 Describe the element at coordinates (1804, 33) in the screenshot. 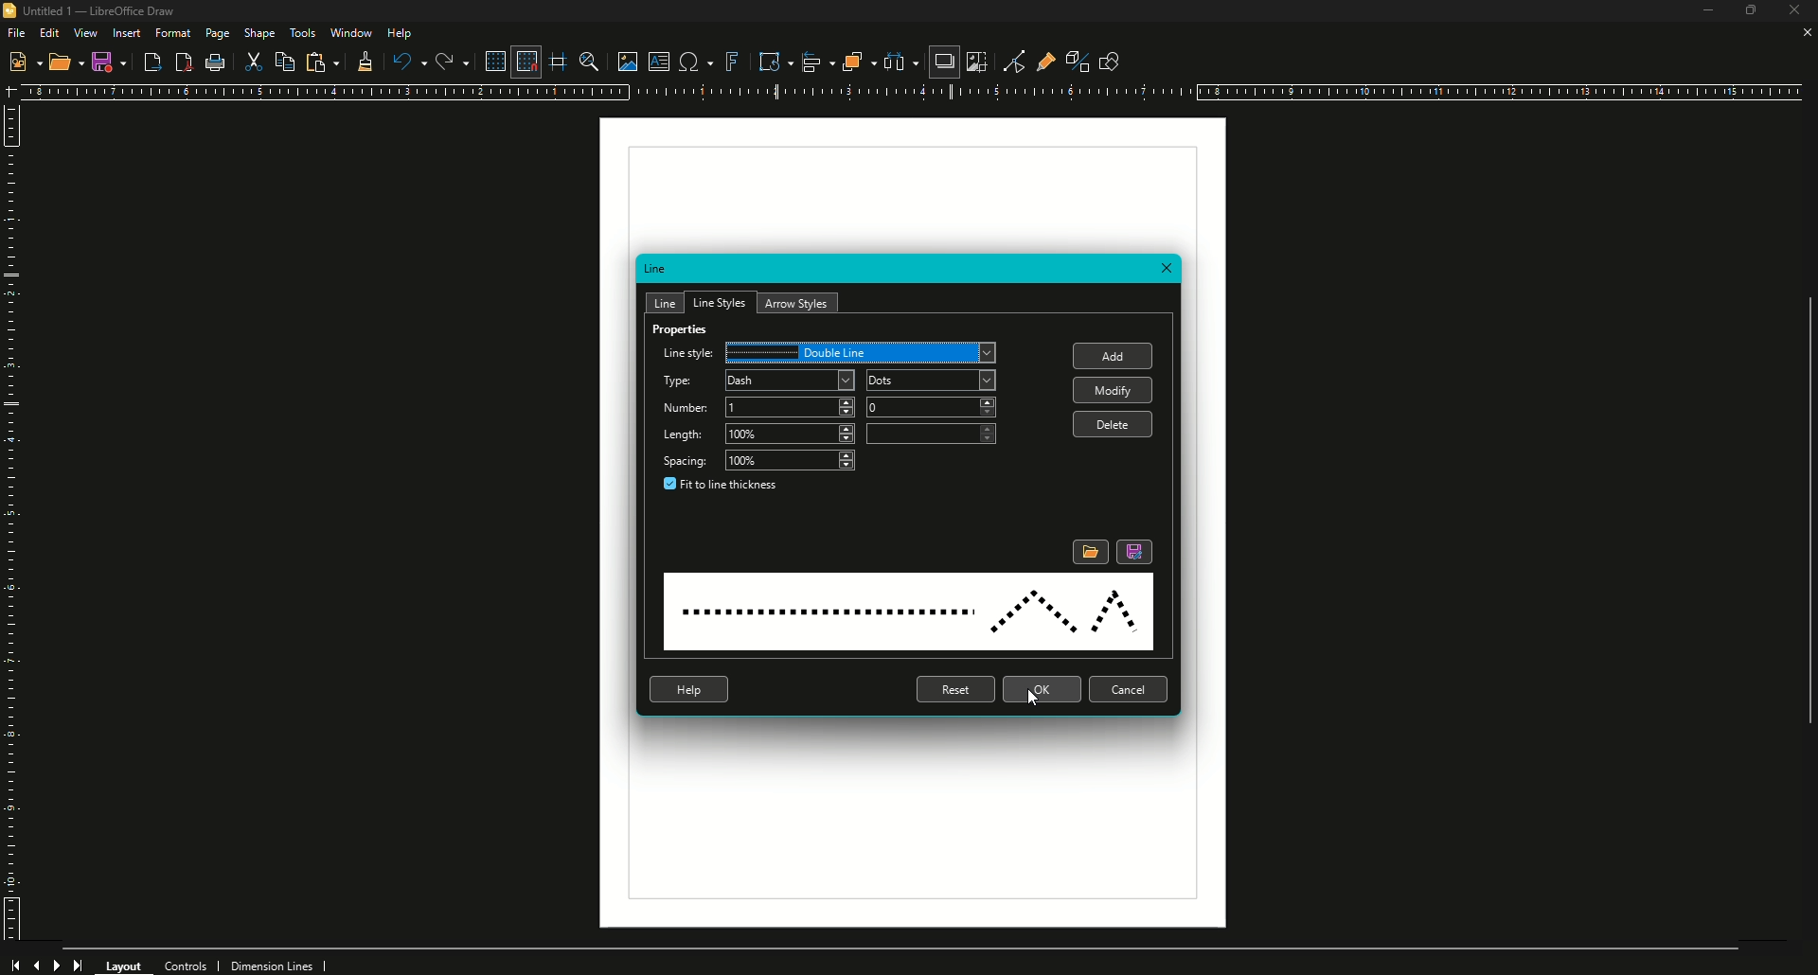

I see `Close Sheet` at that location.